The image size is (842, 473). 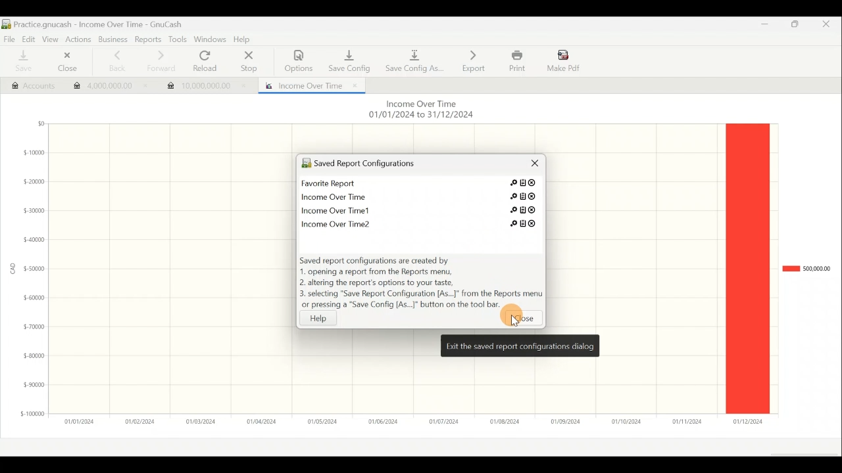 What do you see at coordinates (760, 28) in the screenshot?
I see `Minimize` at bounding box center [760, 28].